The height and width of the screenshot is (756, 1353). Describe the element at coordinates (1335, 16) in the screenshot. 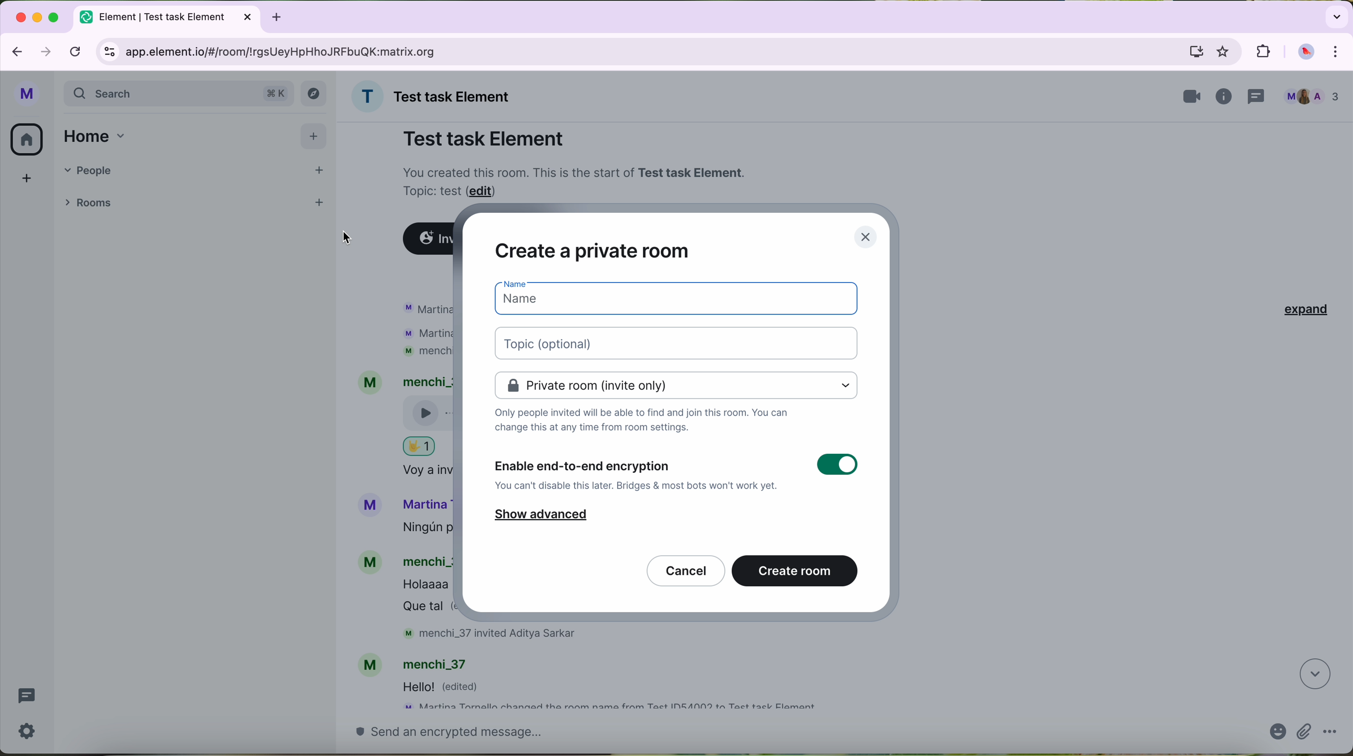

I see `search tabs` at that location.